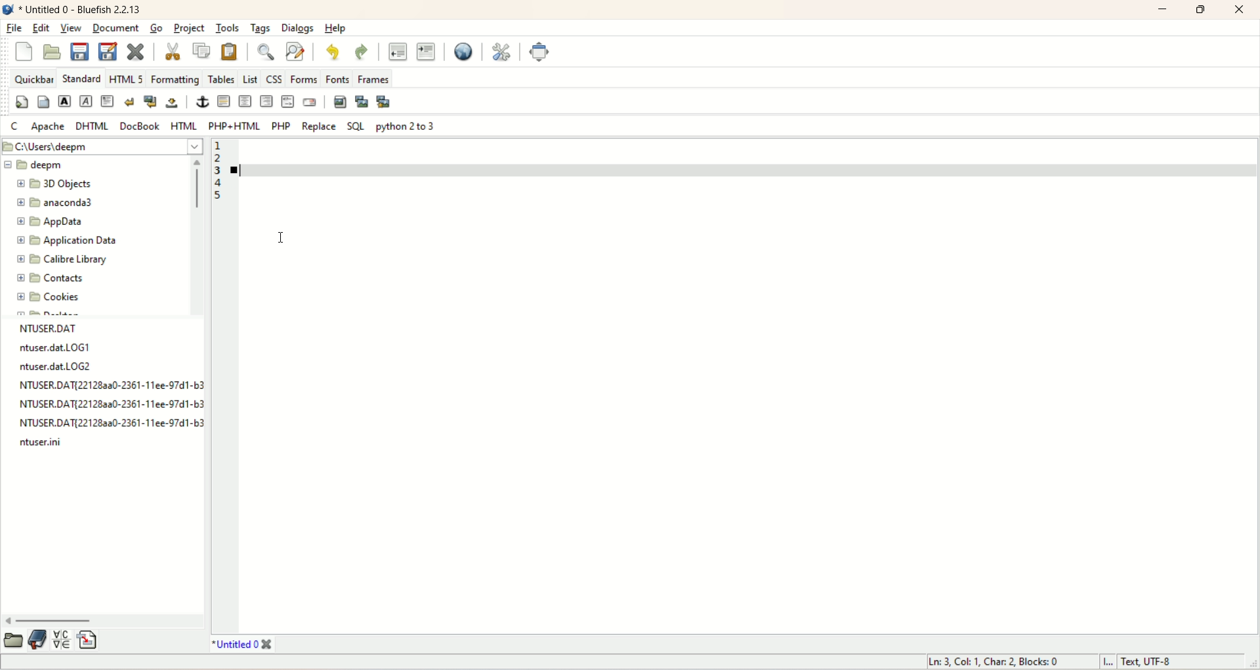 This screenshot has width=1260, height=670. I want to click on paste, so click(229, 50).